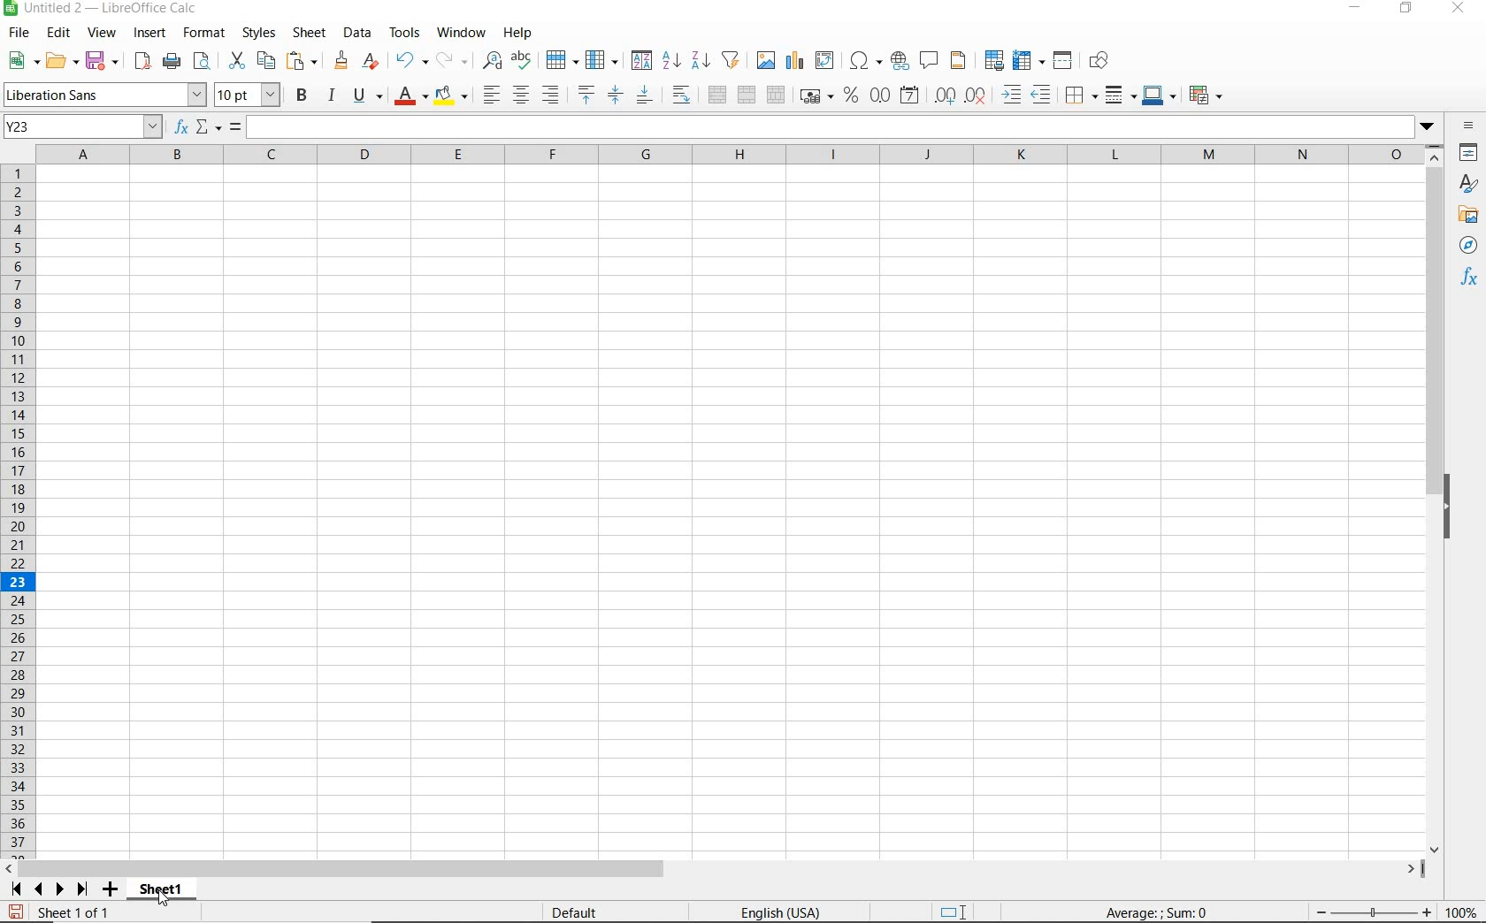 This screenshot has height=923, width=1486. I want to click on BORDERS, so click(1079, 97).